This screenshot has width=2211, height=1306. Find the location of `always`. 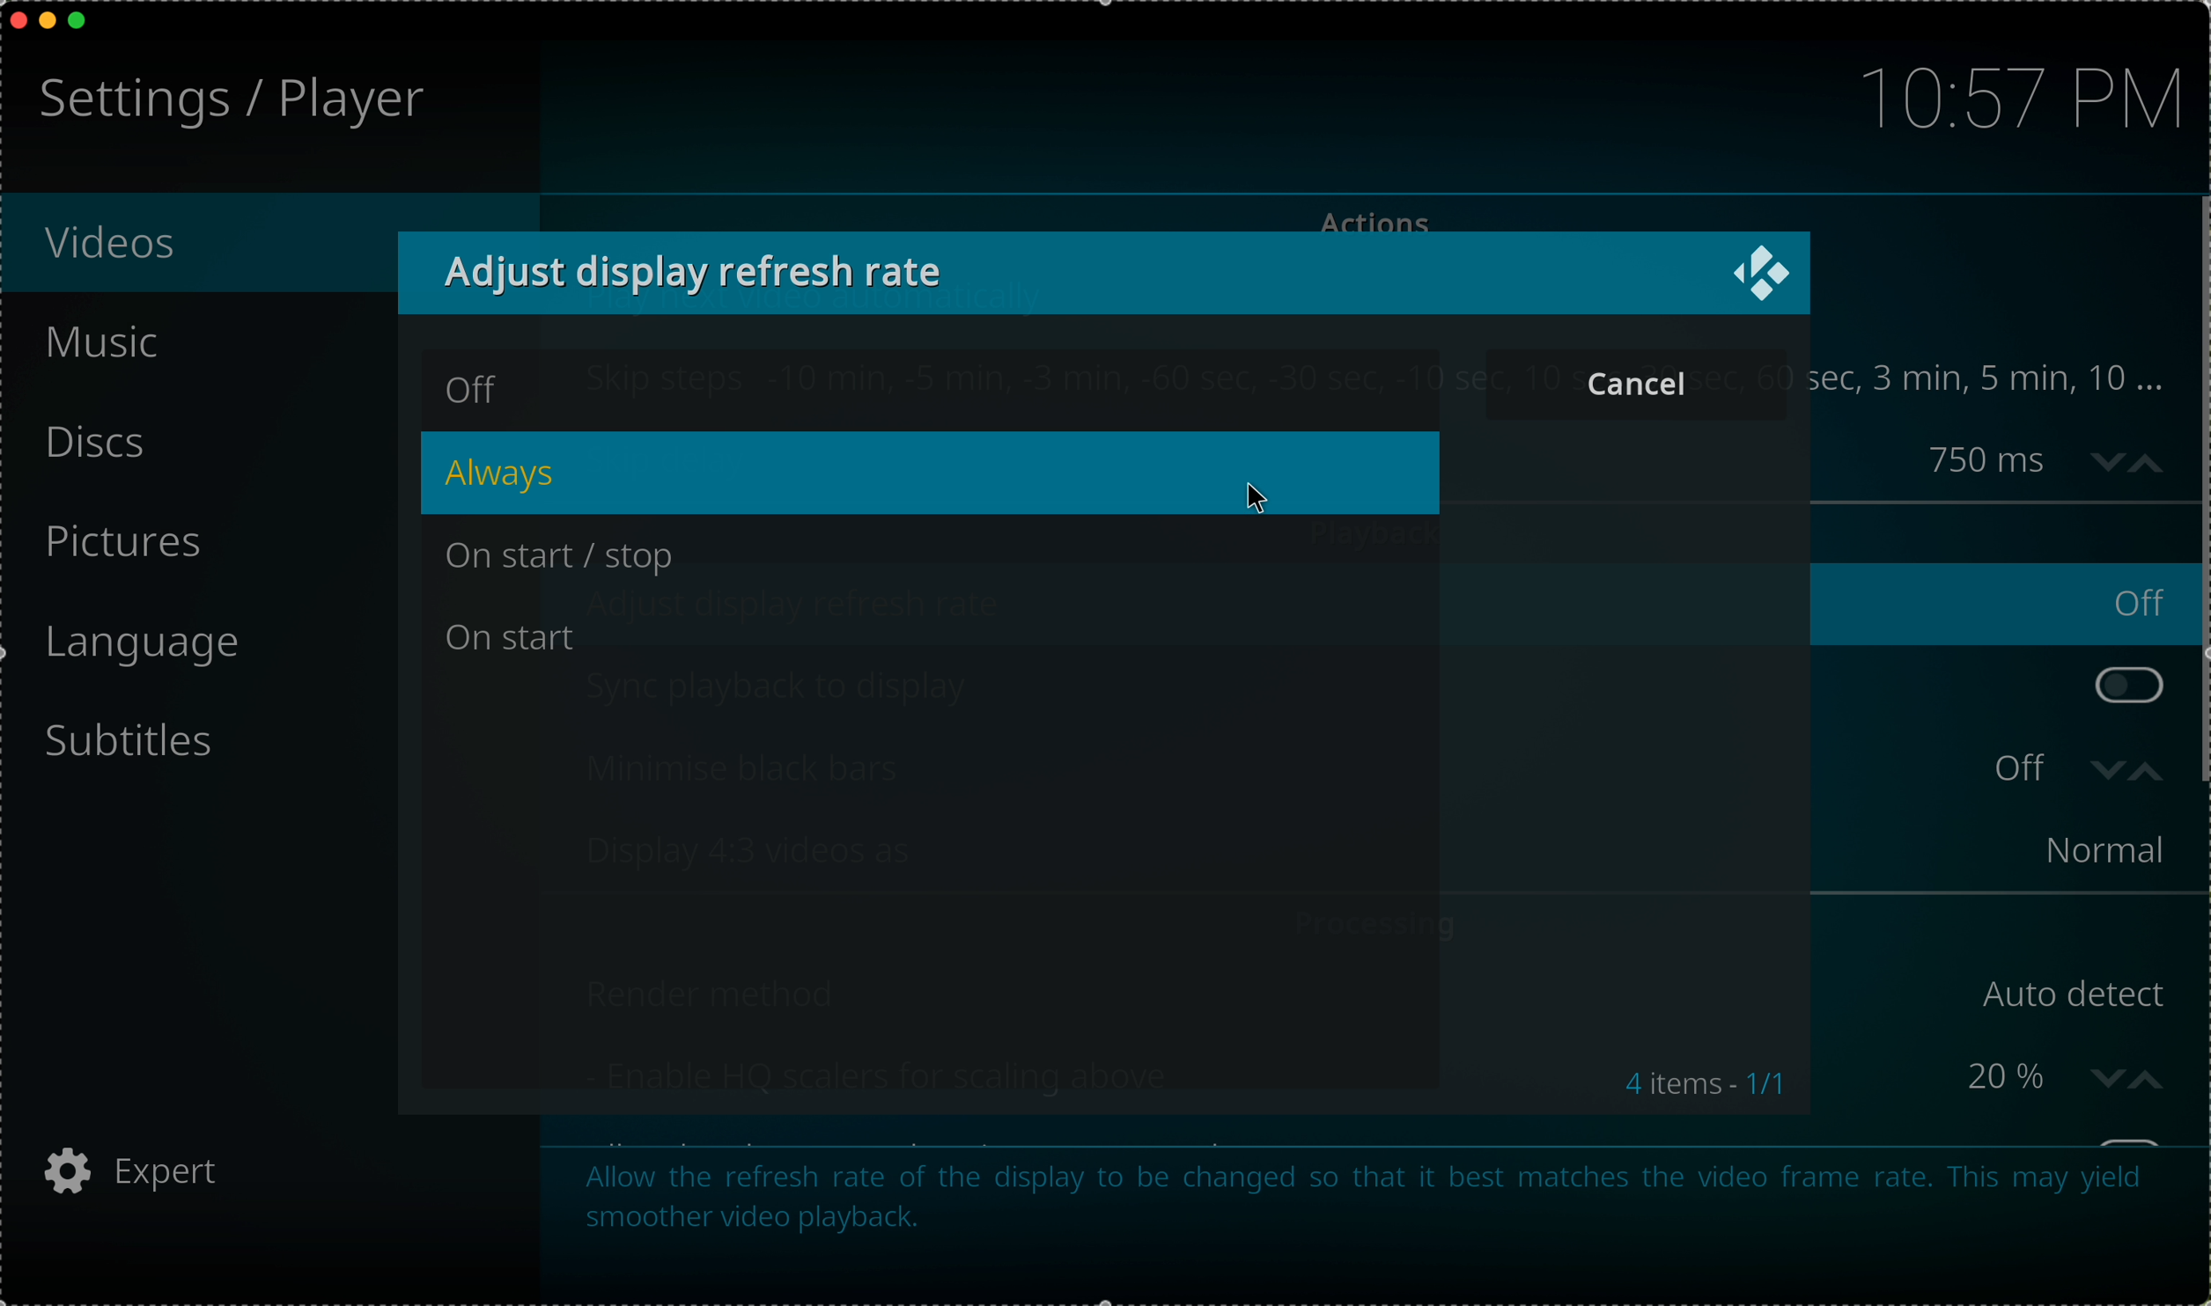

always is located at coordinates (928, 474).